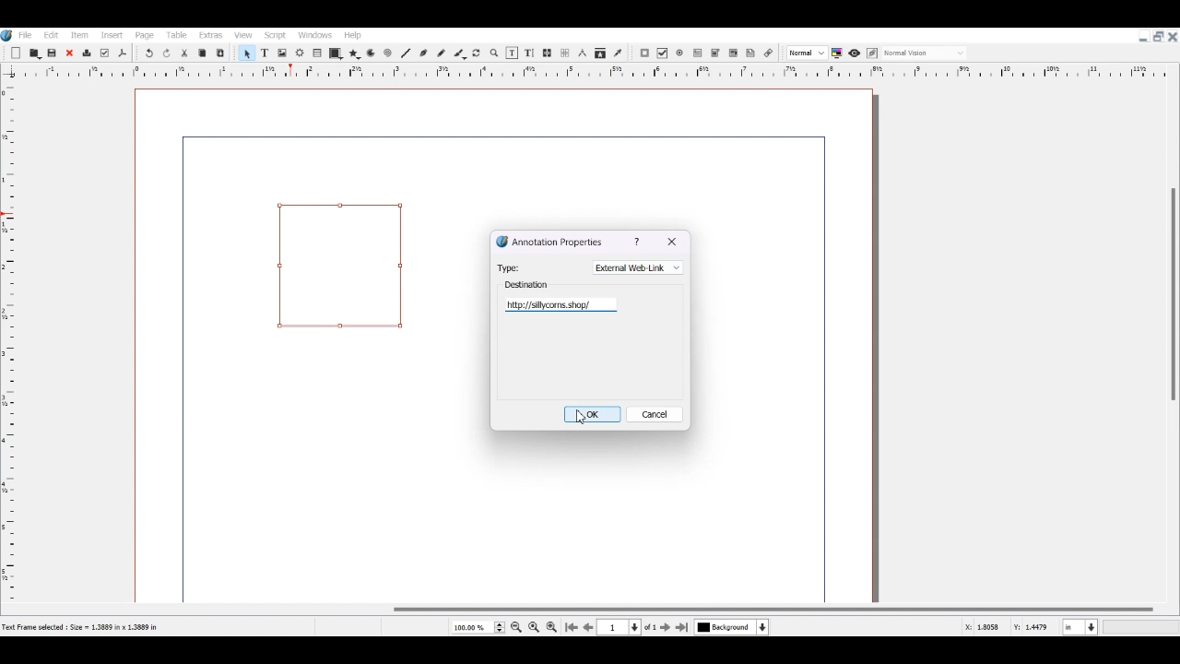  I want to click on Close, so click(69, 53).